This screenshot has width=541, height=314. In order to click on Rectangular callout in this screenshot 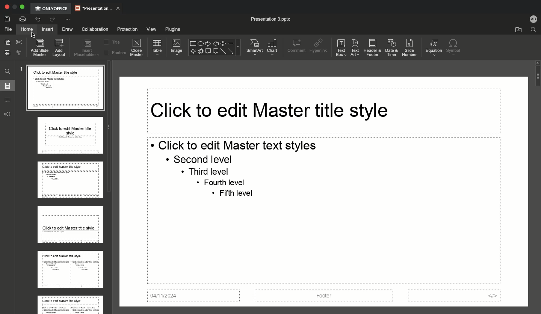, I will do `click(207, 51)`.